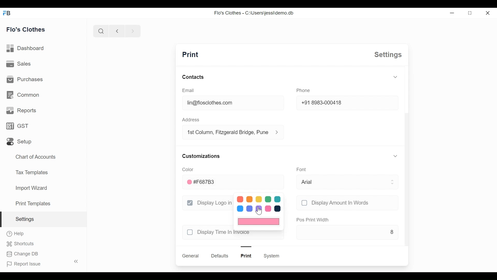  I want to click on customizations, so click(201, 156).